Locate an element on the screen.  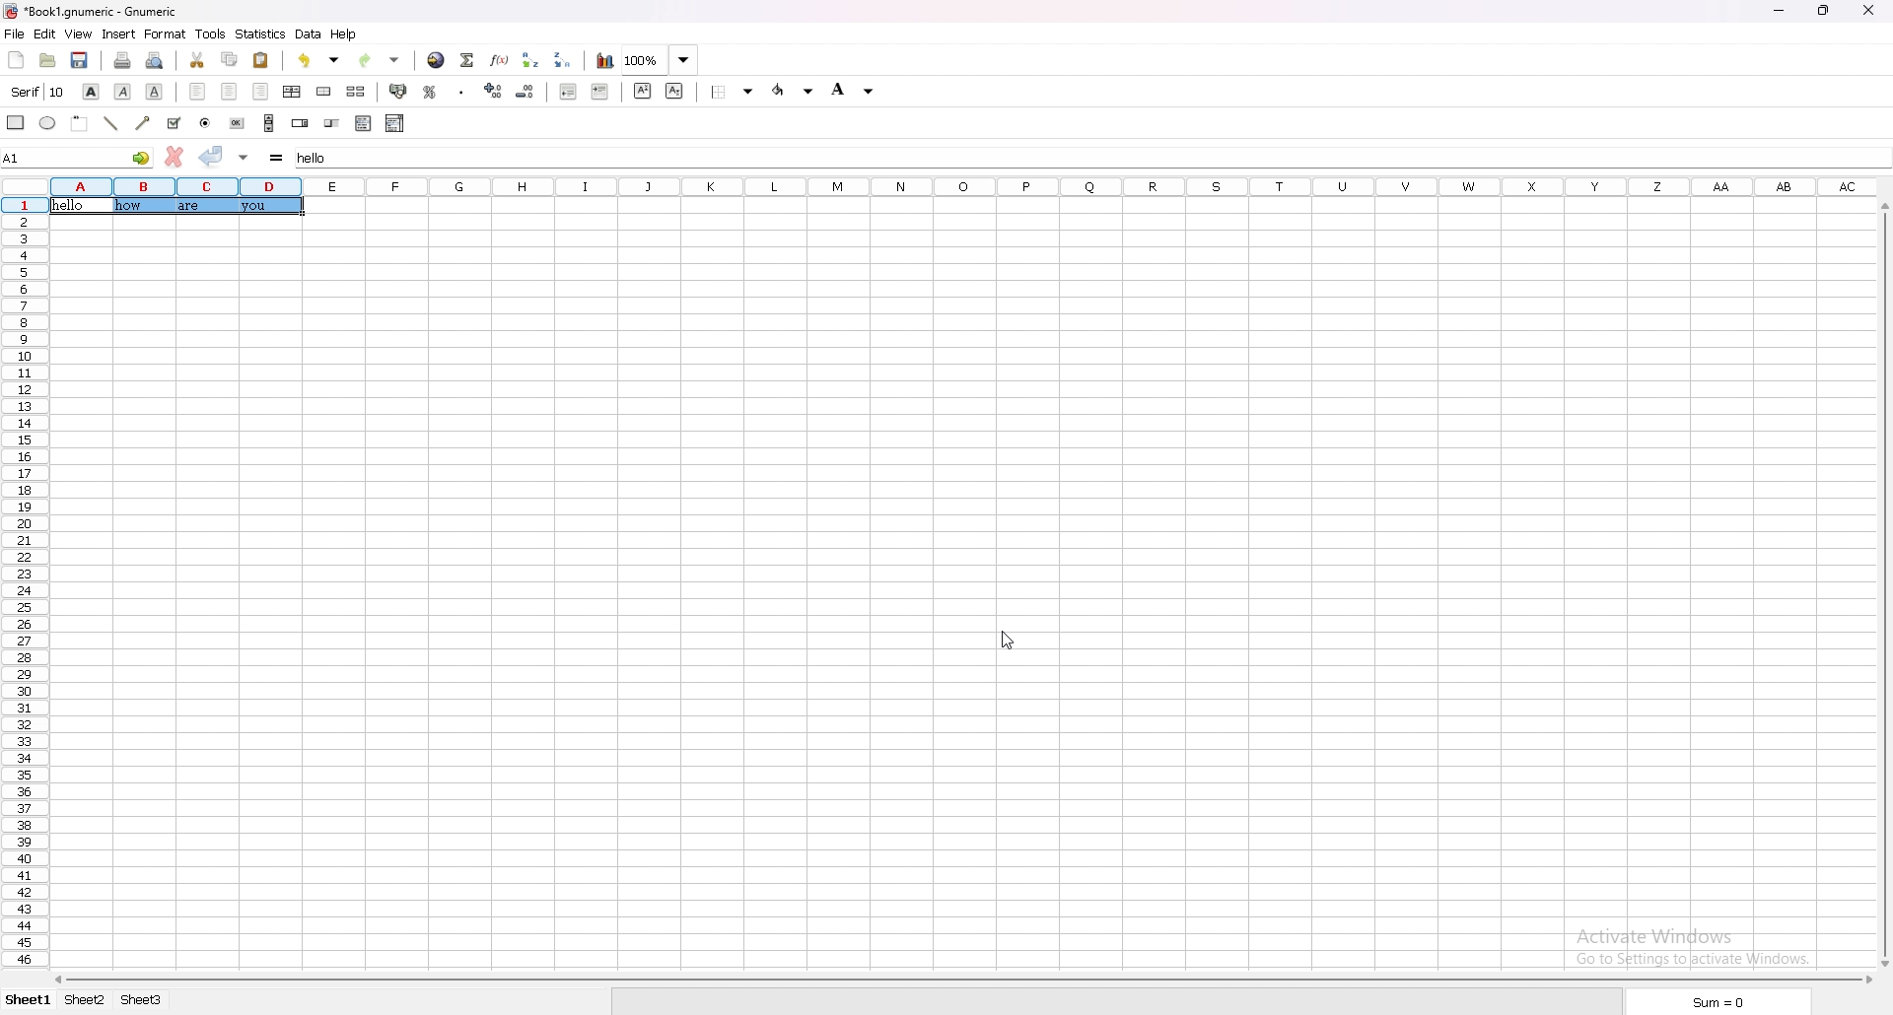
arrowed line is located at coordinates (142, 123).